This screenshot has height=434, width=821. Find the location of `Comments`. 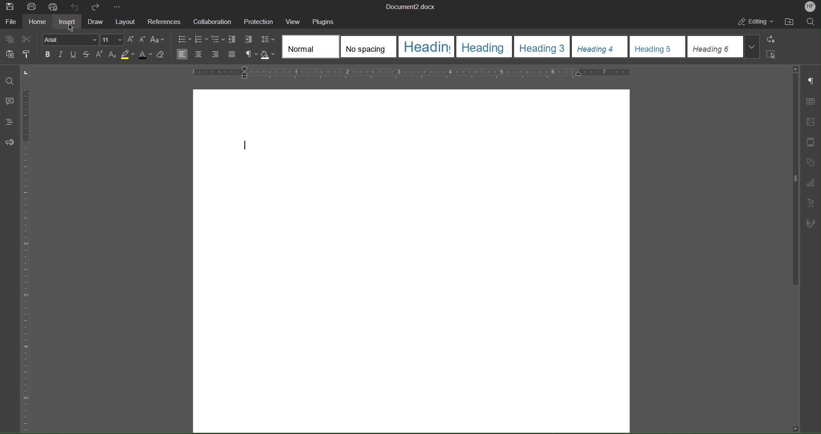

Comments is located at coordinates (10, 101).